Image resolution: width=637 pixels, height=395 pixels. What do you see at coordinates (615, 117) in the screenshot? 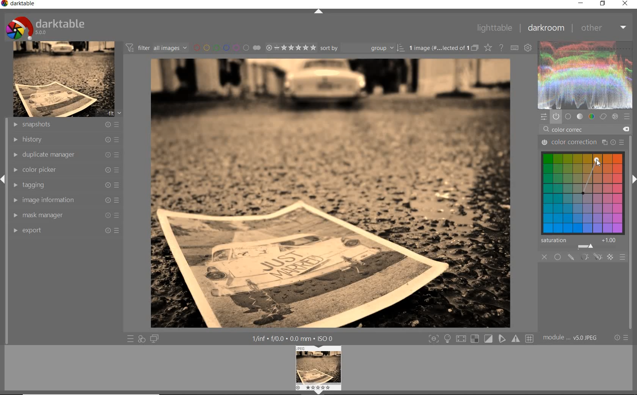
I see `effect` at bounding box center [615, 117].